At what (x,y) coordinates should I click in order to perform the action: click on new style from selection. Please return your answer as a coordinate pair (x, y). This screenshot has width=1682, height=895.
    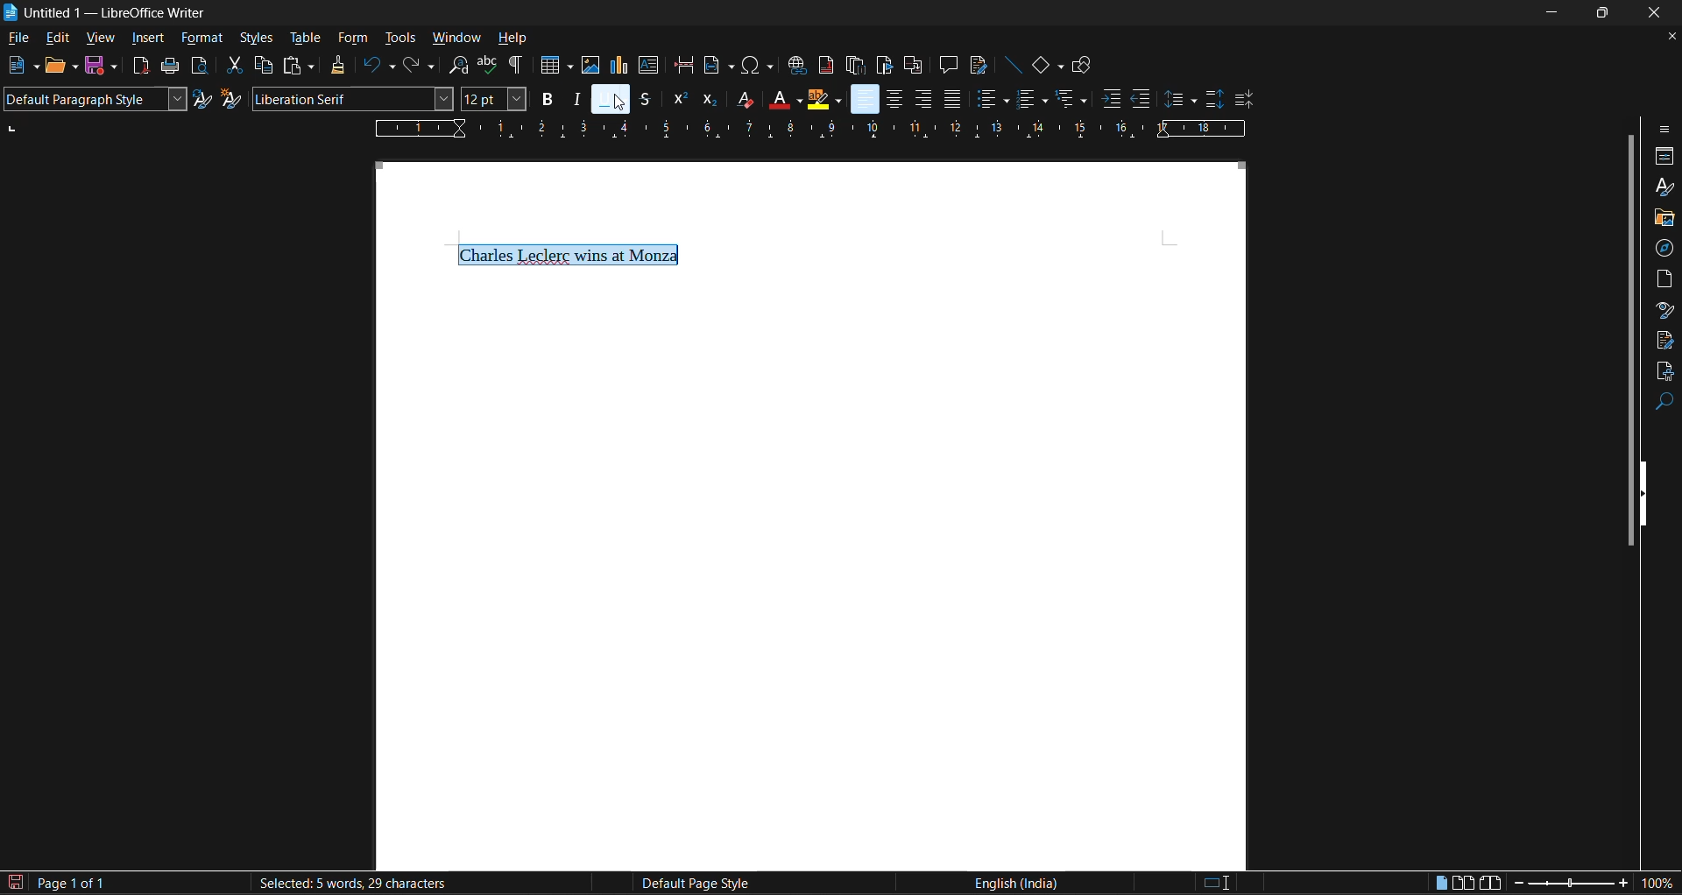
    Looking at the image, I should click on (234, 99).